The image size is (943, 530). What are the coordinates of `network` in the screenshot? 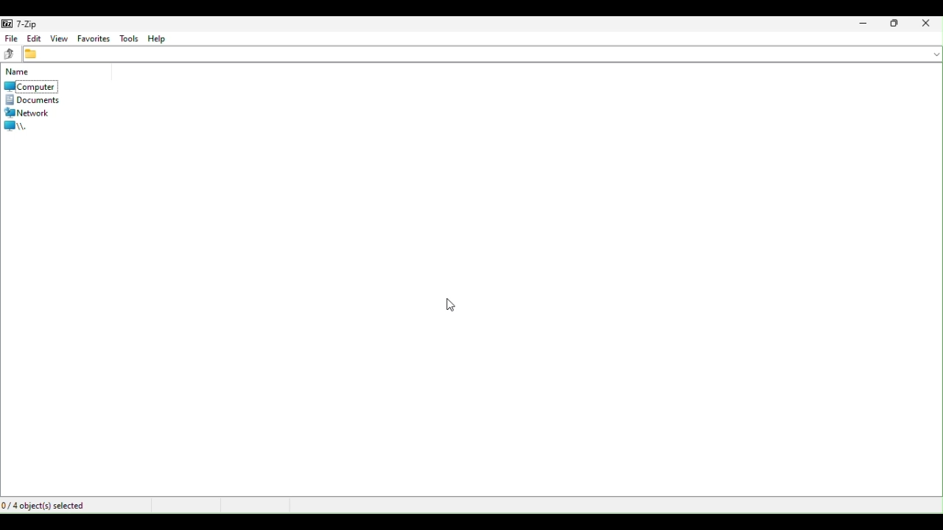 It's located at (31, 113).